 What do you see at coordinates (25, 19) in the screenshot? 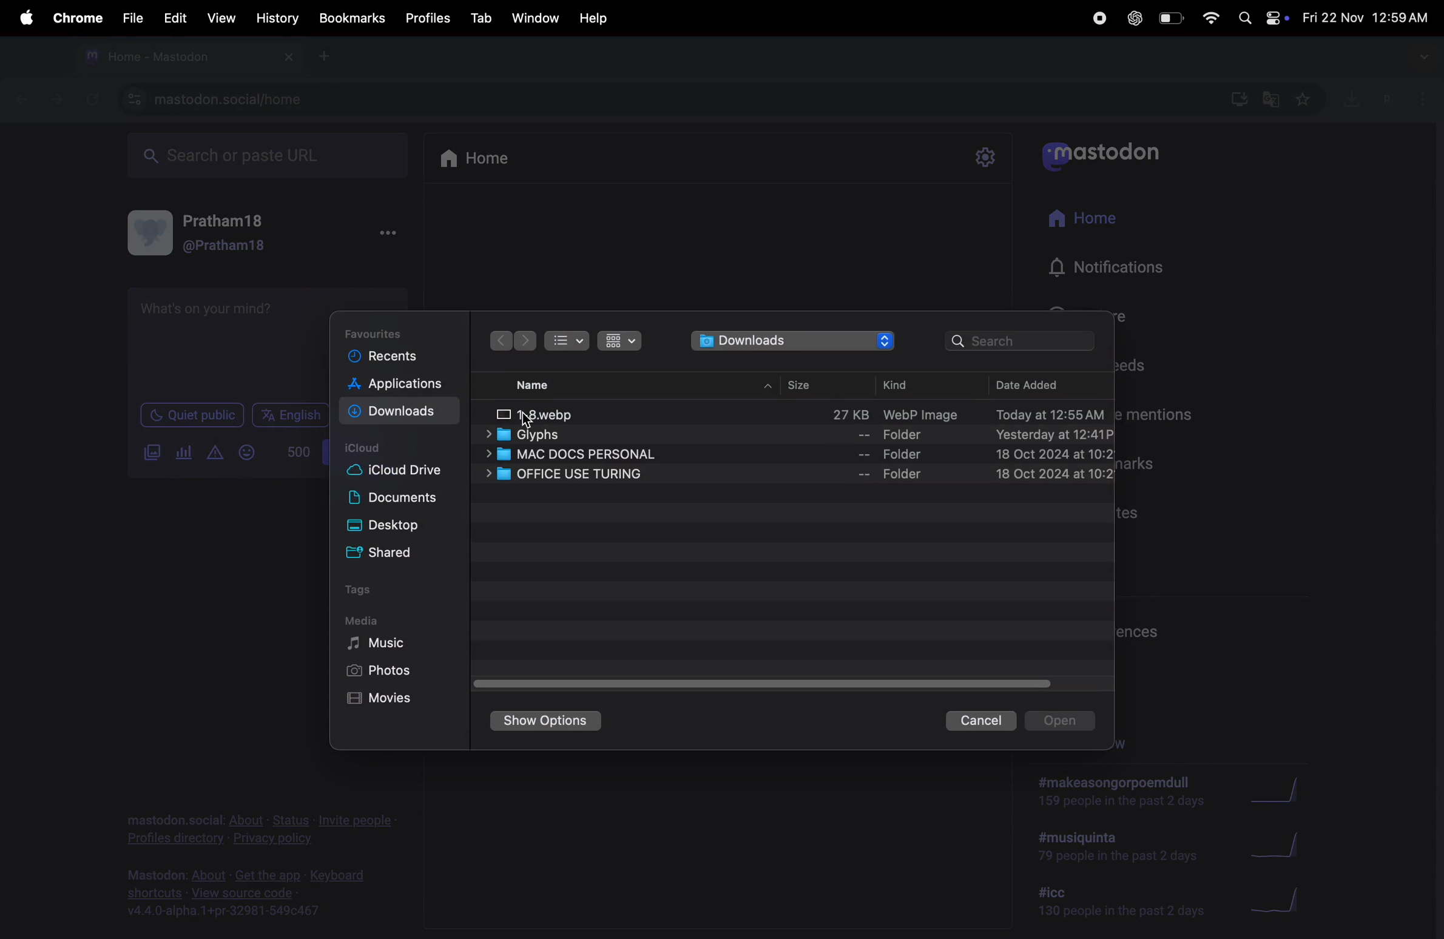
I see `apple menu` at bounding box center [25, 19].